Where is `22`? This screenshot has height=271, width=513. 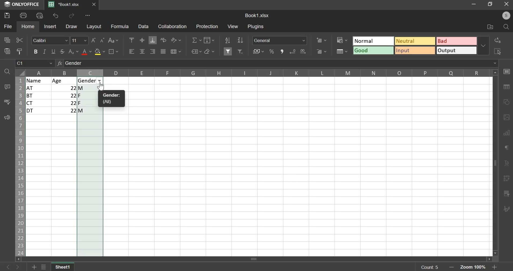 22 is located at coordinates (65, 88).